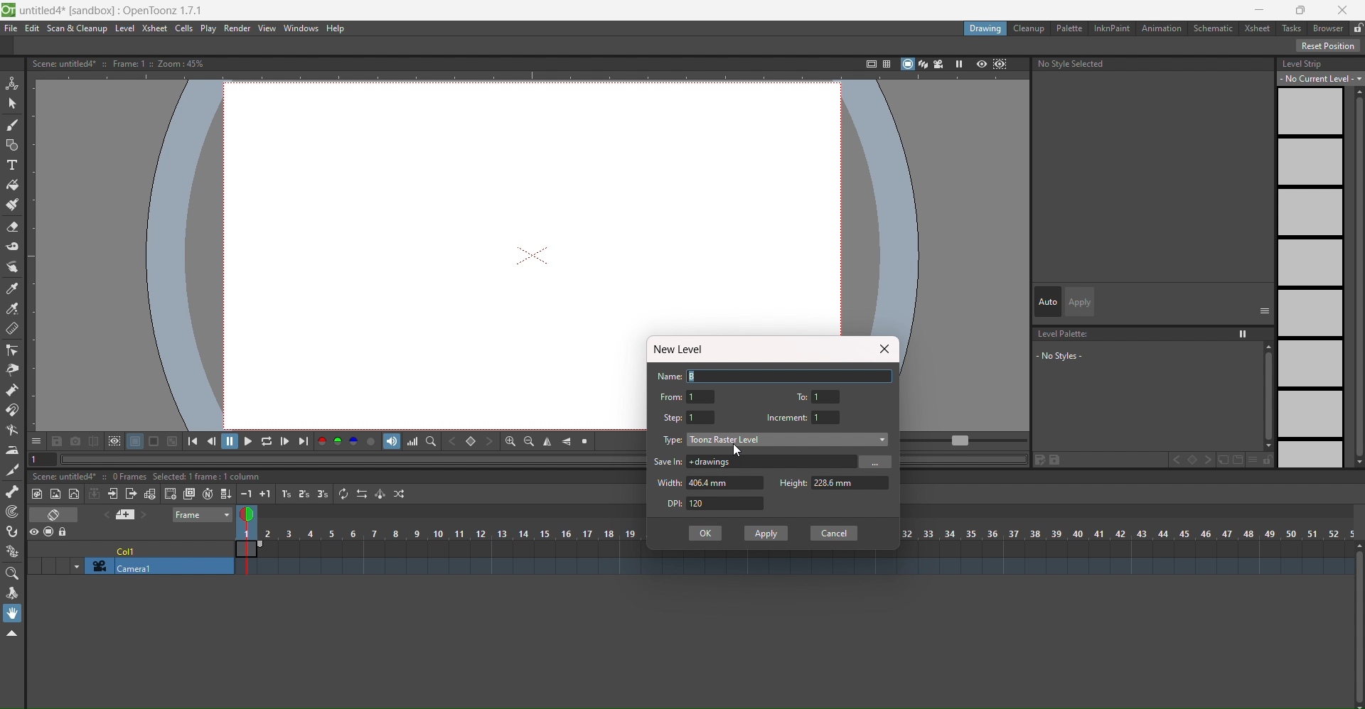 Image resolution: width=1365 pixels, height=709 pixels. Describe the element at coordinates (13, 227) in the screenshot. I see `eraser tool` at that location.